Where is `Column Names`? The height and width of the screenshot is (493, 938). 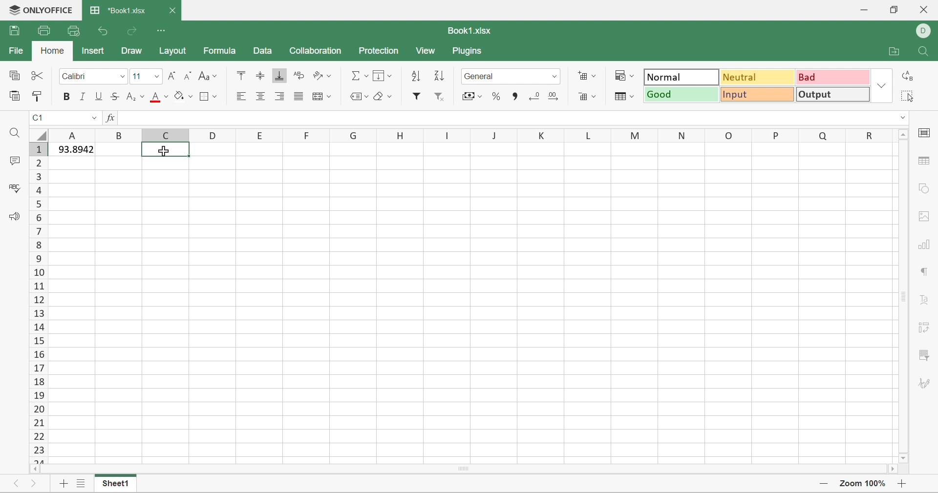 Column Names is located at coordinates (471, 134).